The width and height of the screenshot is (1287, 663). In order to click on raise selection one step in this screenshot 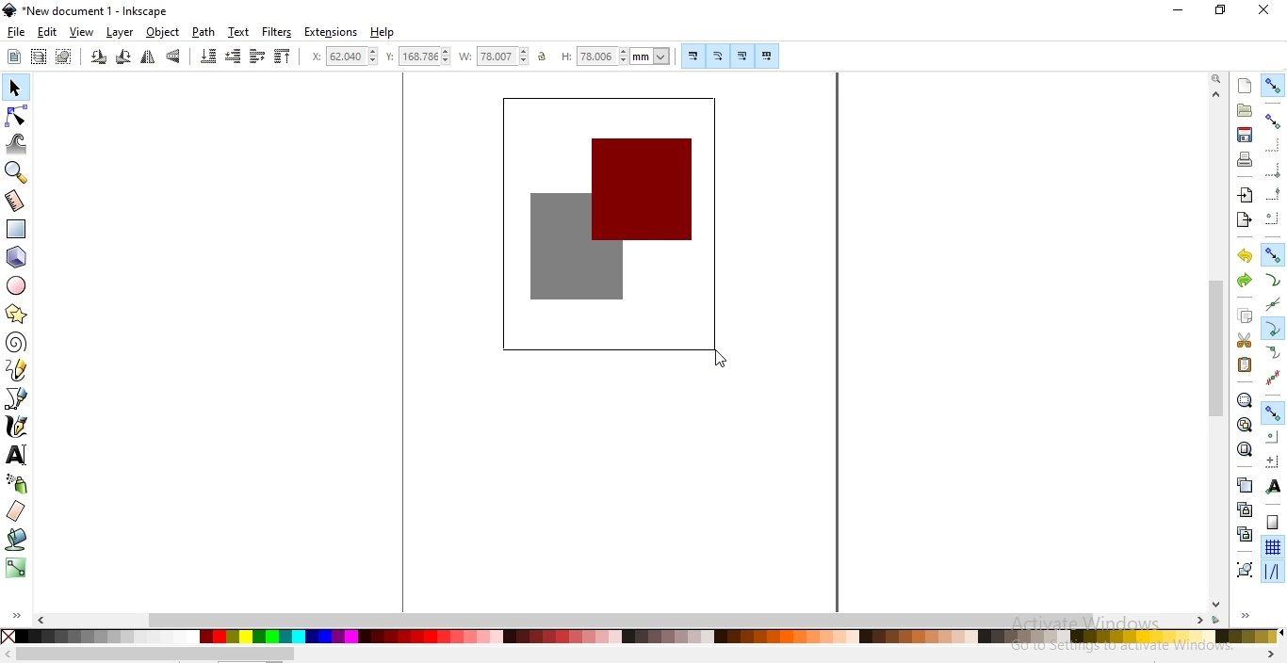, I will do `click(256, 56)`.